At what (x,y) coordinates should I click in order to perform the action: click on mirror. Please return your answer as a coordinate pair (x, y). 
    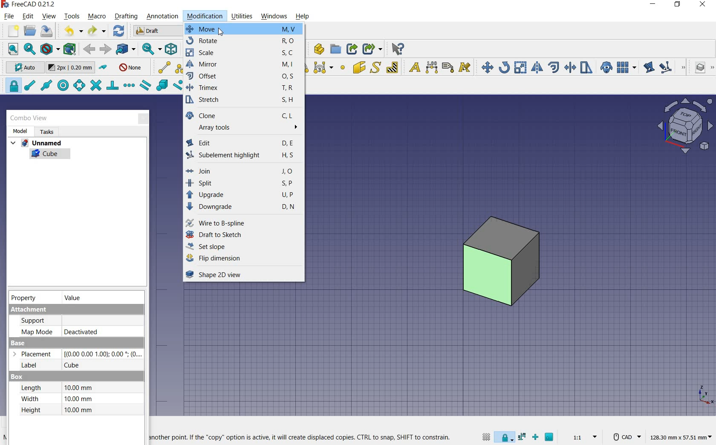
    Looking at the image, I should click on (244, 66).